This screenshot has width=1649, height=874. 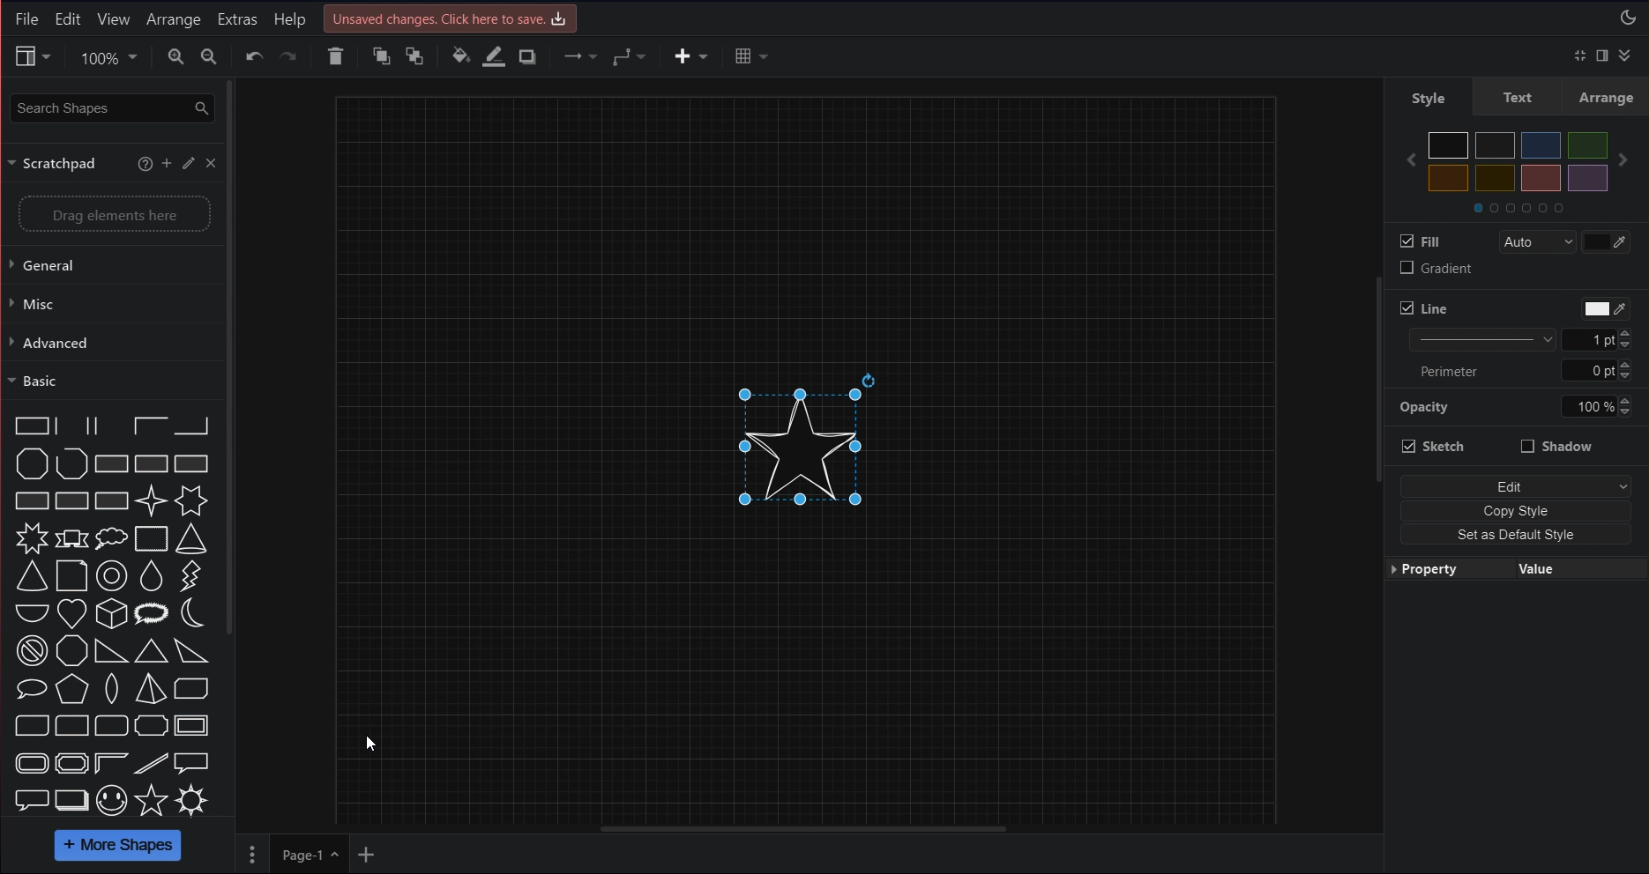 What do you see at coordinates (153, 614) in the screenshot?
I see `loud callout` at bounding box center [153, 614].